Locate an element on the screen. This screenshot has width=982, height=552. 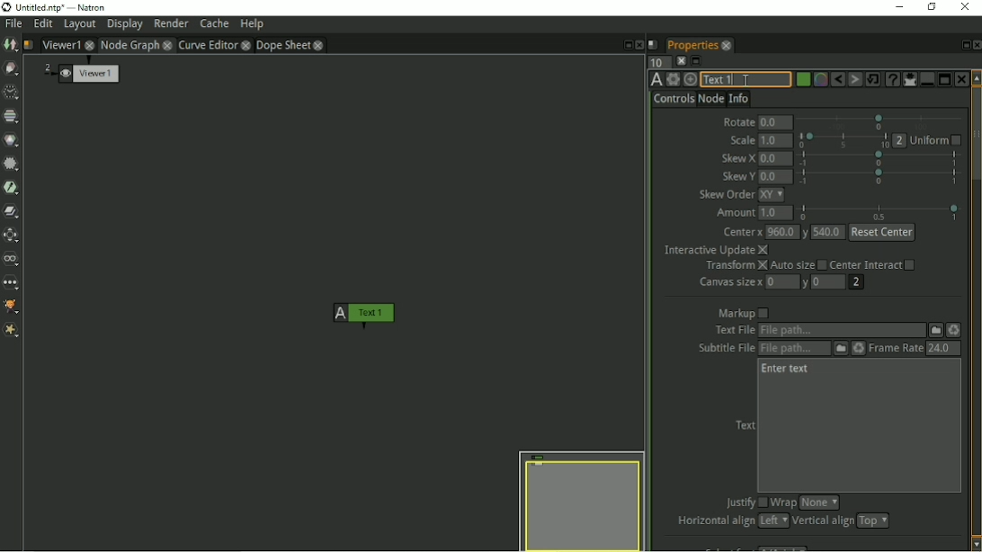
0 is located at coordinates (781, 281).